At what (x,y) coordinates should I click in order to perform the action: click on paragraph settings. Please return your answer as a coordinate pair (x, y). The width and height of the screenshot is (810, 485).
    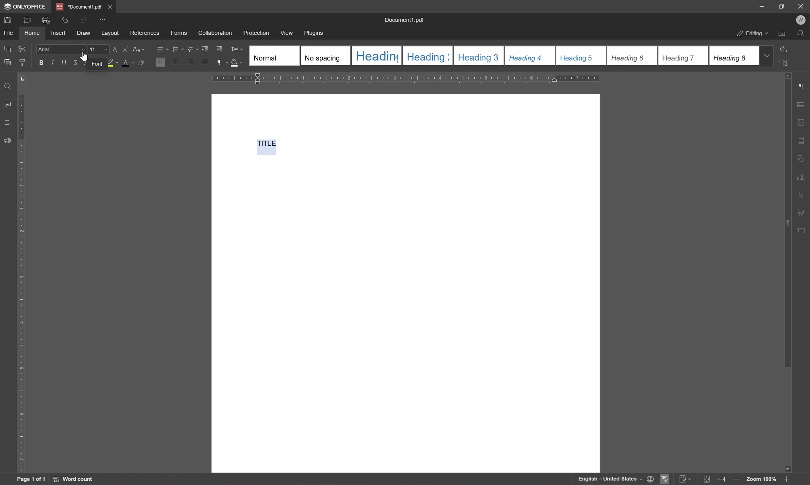
    Looking at the image, I should click on (803, 86).